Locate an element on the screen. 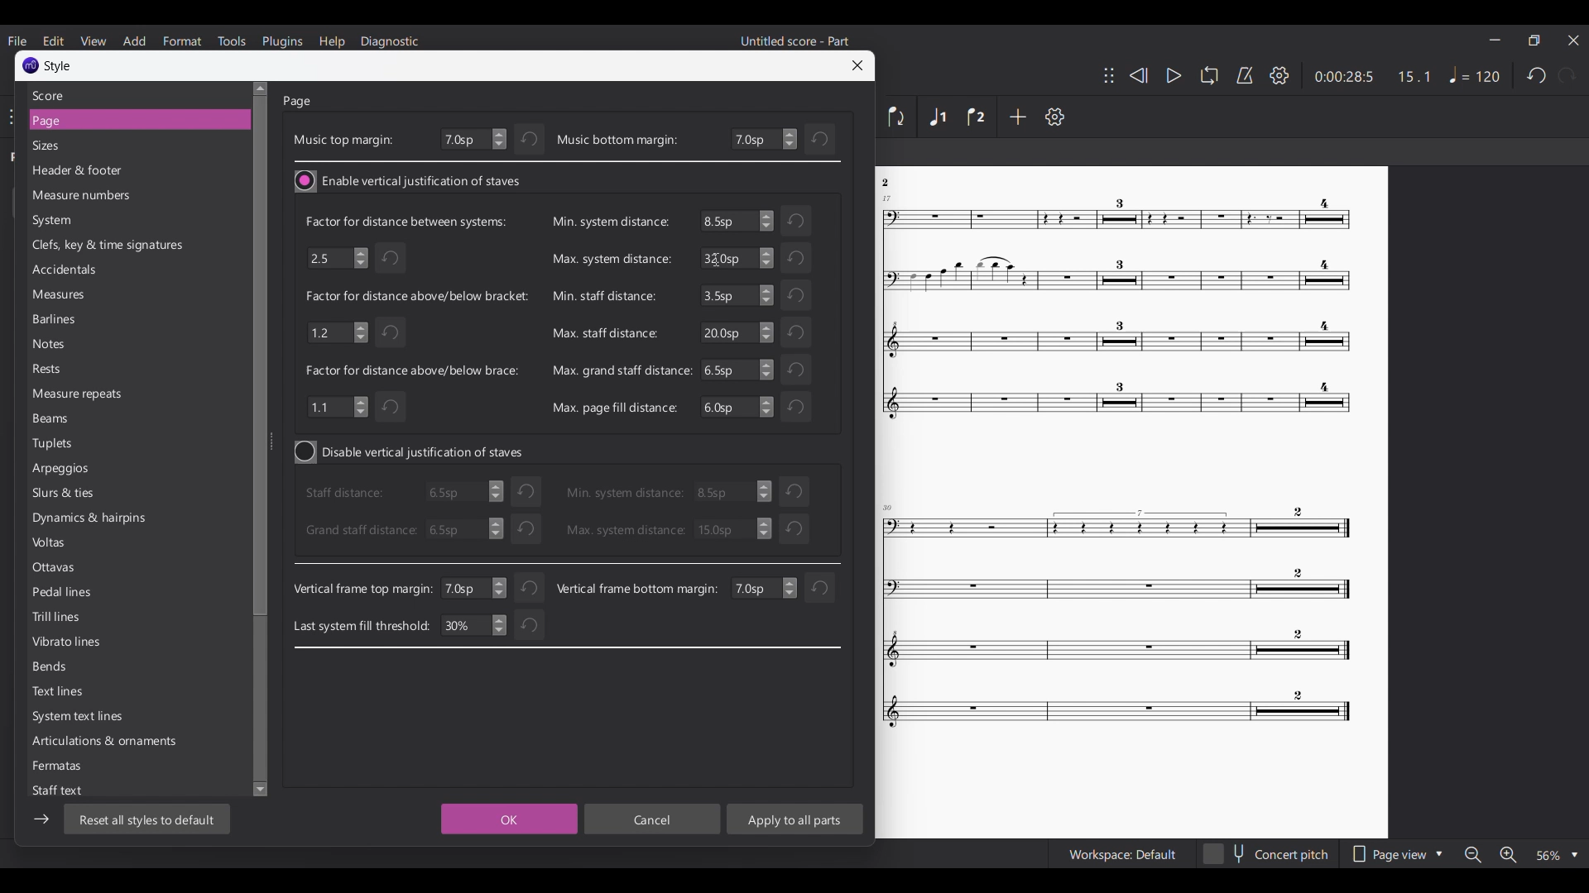  Close is located at coordinates (858, 65).